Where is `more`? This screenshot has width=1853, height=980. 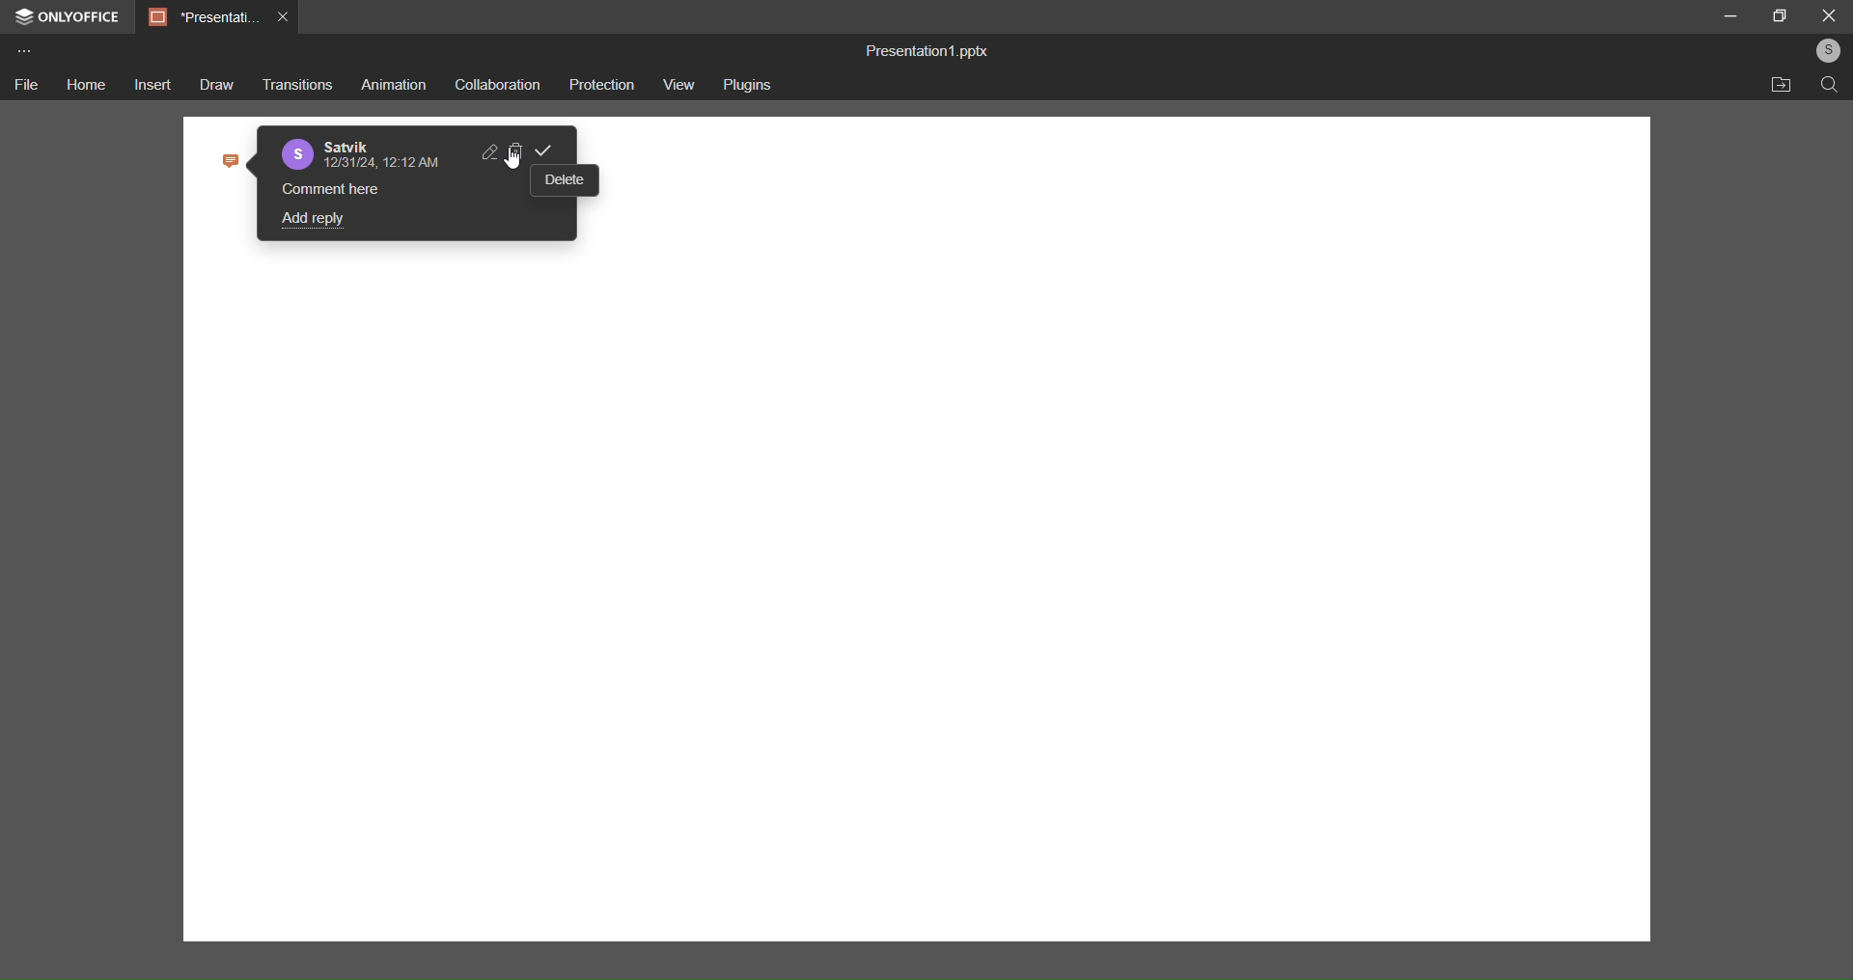
more is located at coordinates (24, 50).